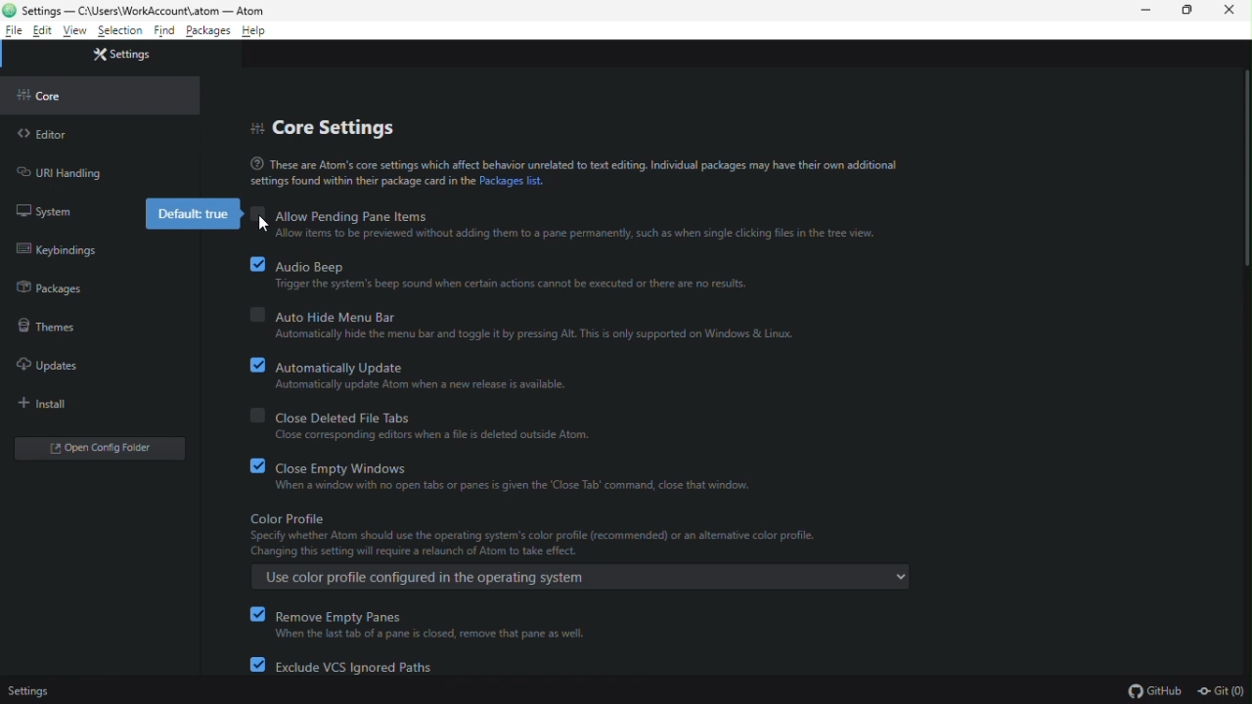 Image resolution: width=1252 pixels, height=704 pixels. I want to click on URL handling, so click(65, 173).